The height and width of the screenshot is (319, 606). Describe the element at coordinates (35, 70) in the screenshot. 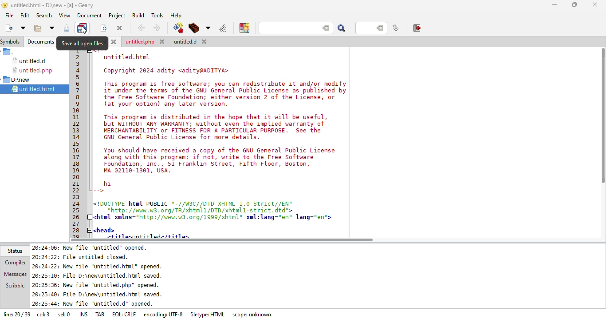

I see `untitled` at that location.